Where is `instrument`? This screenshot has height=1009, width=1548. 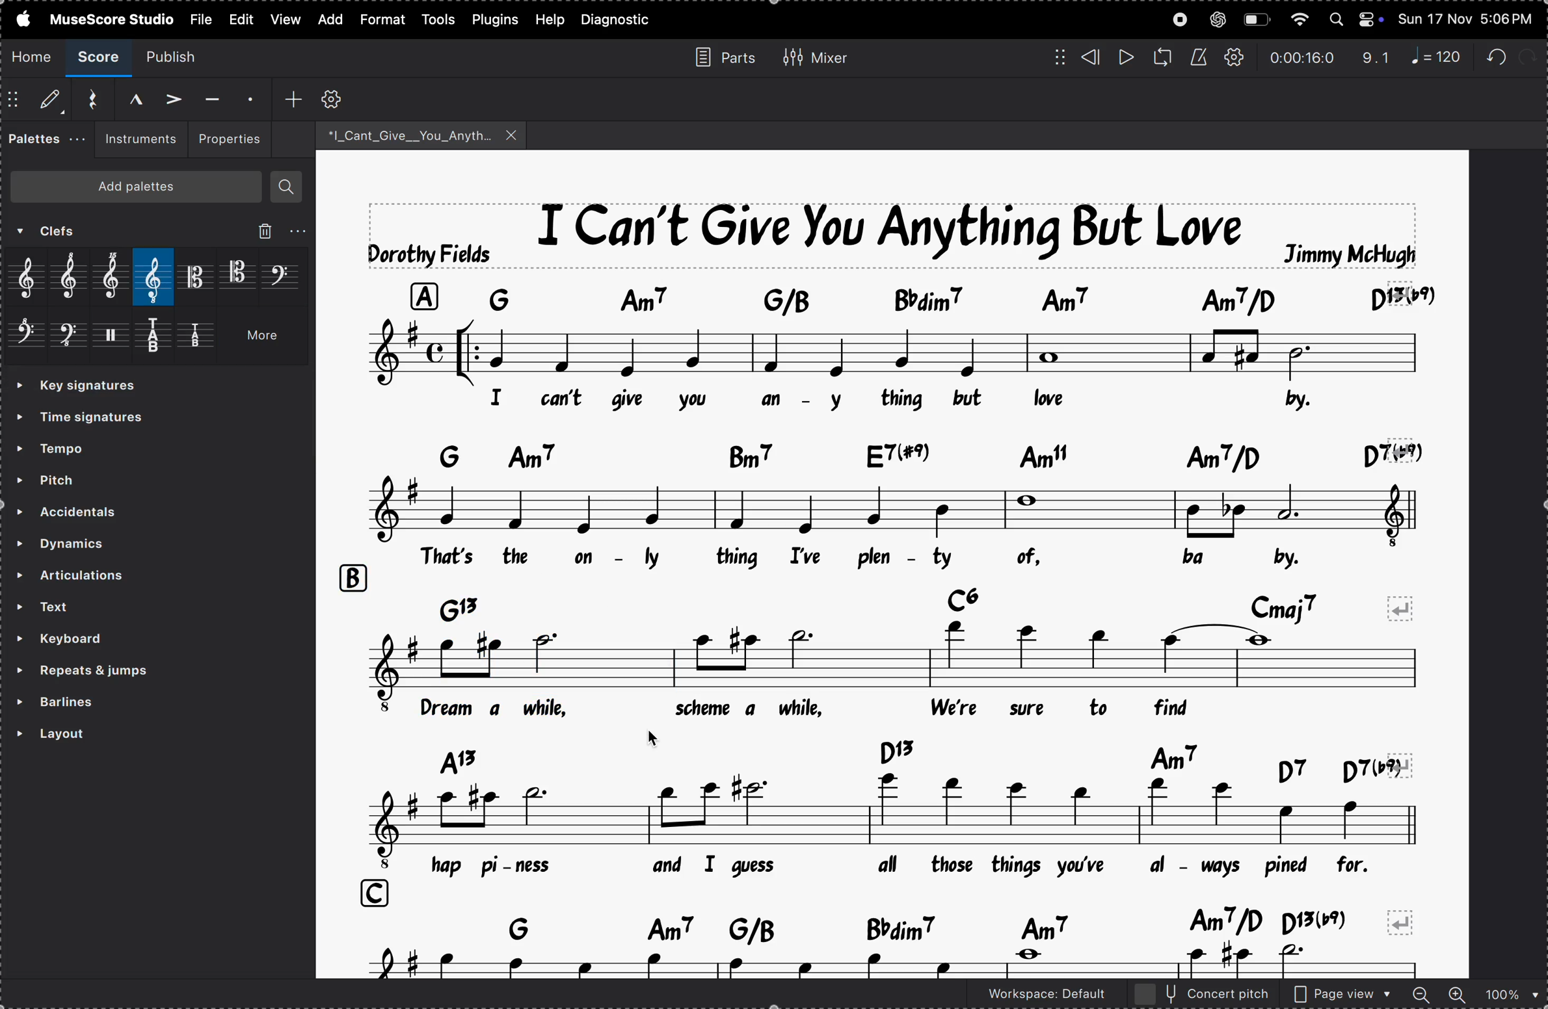
instrument is located at coordinates (136, 140).